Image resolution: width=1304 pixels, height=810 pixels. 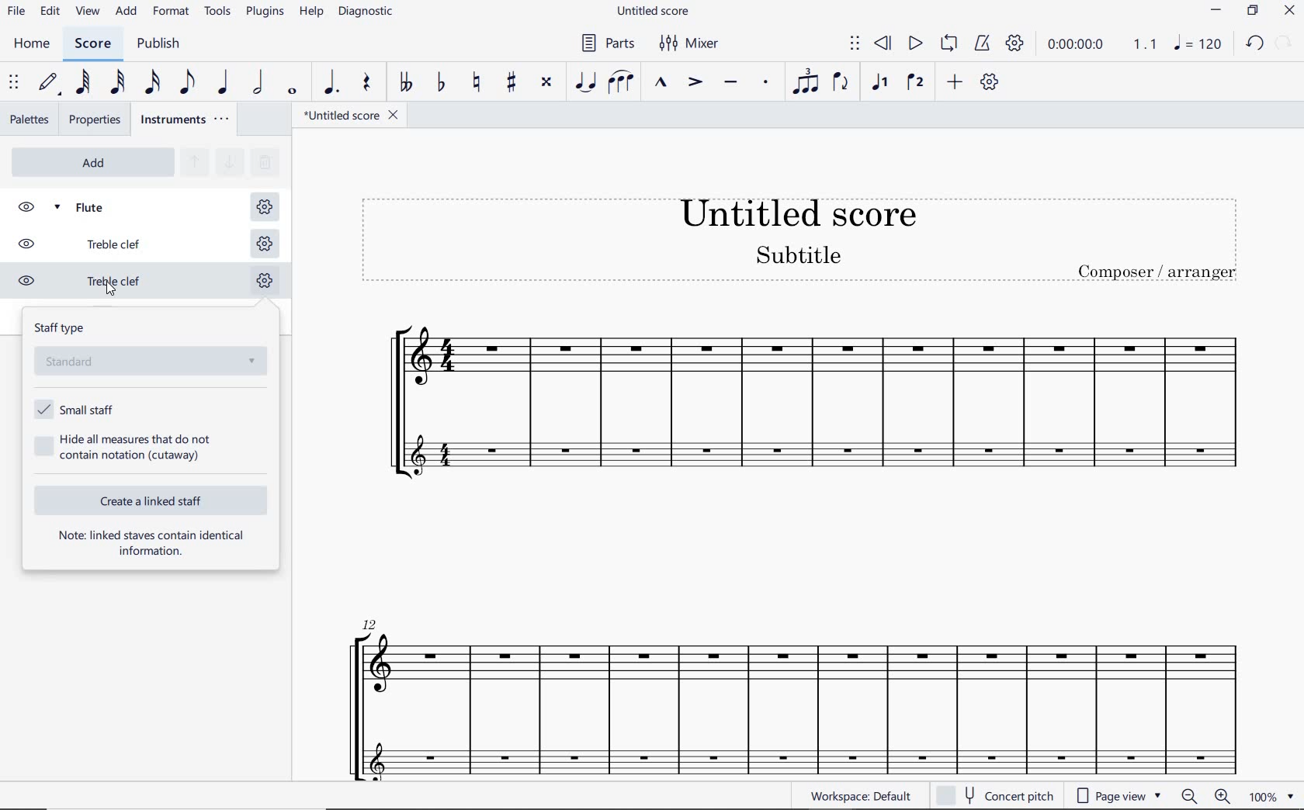 What do you see at coordinates (694, 83) in the screenshot?
I see `ACCENT` at bounding box center [694, 83].